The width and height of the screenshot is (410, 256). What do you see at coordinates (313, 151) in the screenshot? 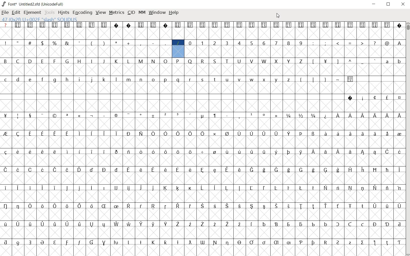
I see `glyph` at bounding box center [313, 151].